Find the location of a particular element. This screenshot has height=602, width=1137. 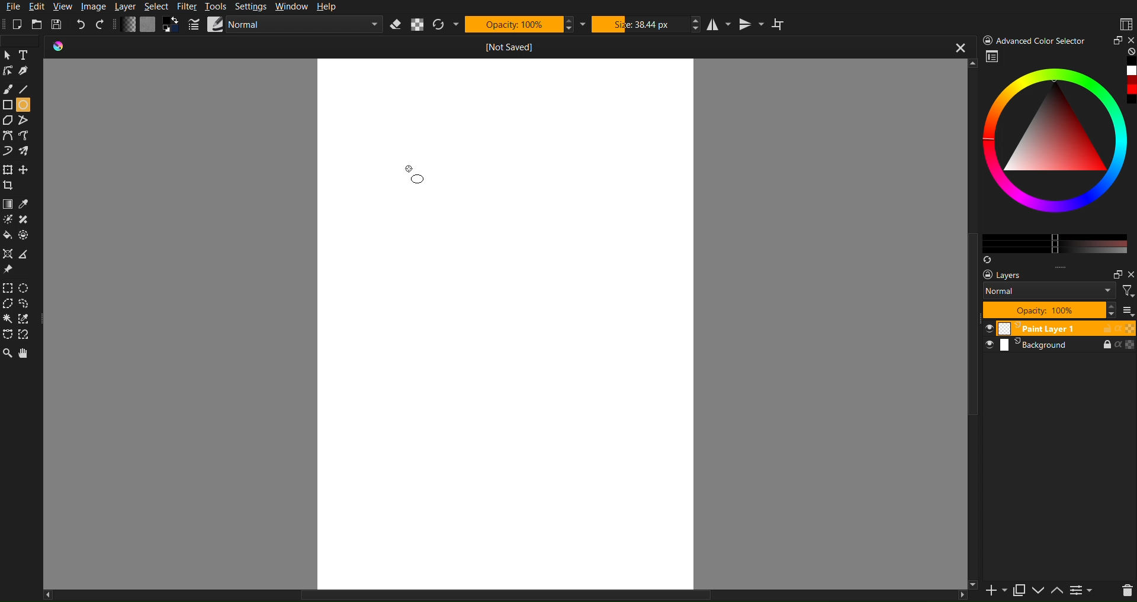

Background is located at coordinates (1059, 347).